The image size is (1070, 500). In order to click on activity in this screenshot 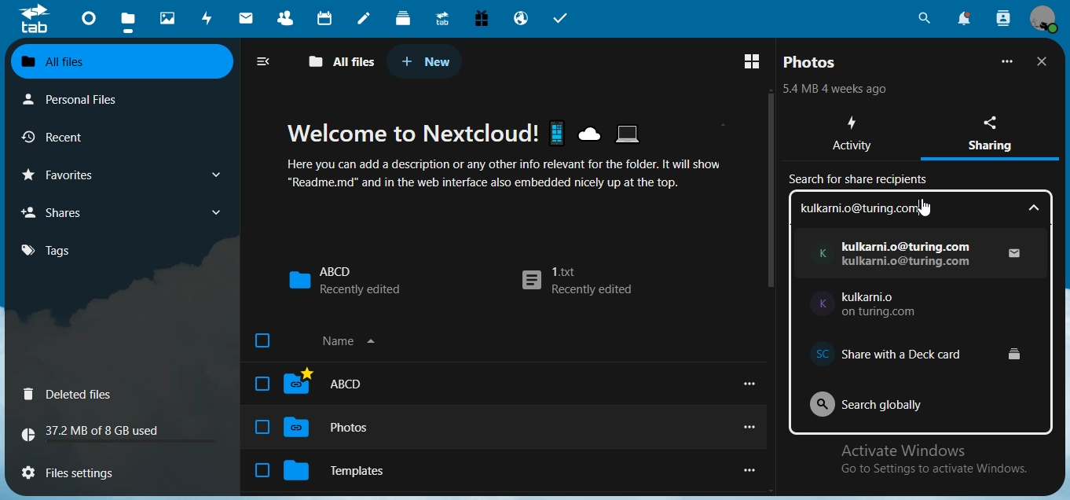, I will do `click(211, 18)`.